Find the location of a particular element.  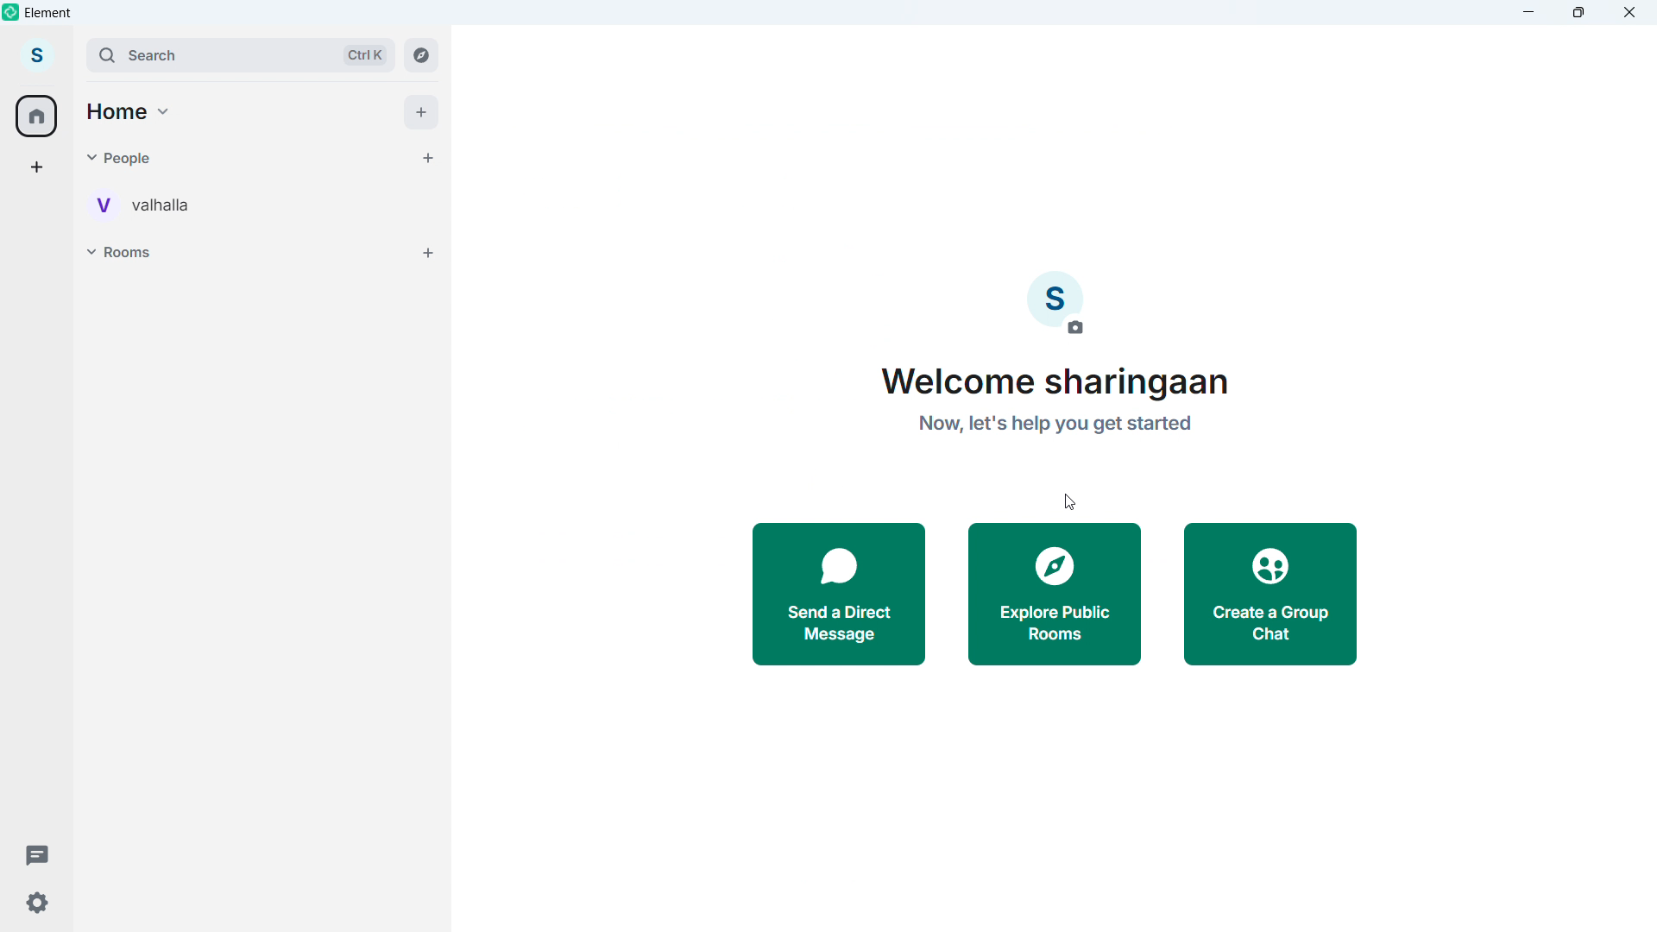

Explore public rooms  is located at coordinates (1054, 596).